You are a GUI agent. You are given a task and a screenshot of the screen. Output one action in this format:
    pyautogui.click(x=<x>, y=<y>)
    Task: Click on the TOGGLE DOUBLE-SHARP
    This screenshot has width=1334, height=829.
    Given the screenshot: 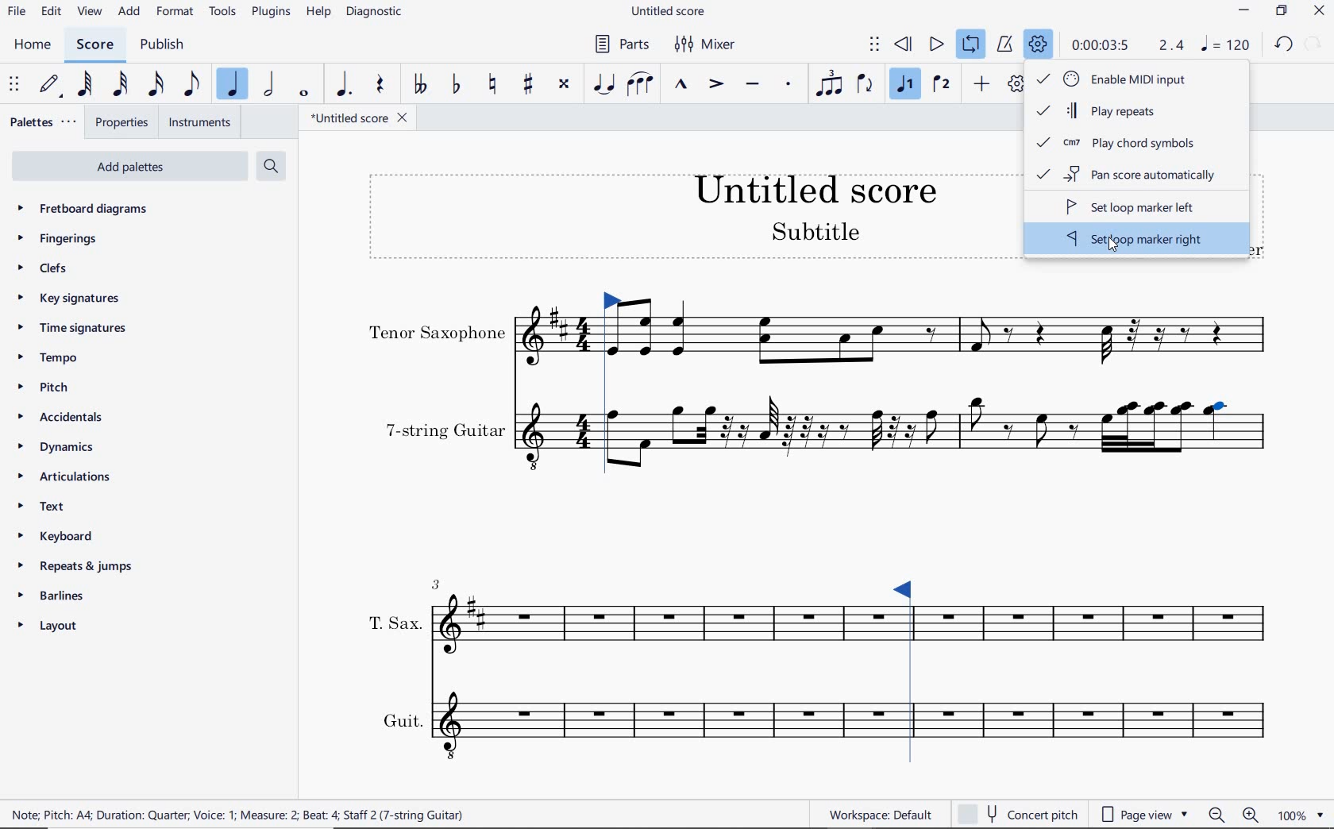 What is the action you would take?
    pyautogui.click(x=564, y=85)
    